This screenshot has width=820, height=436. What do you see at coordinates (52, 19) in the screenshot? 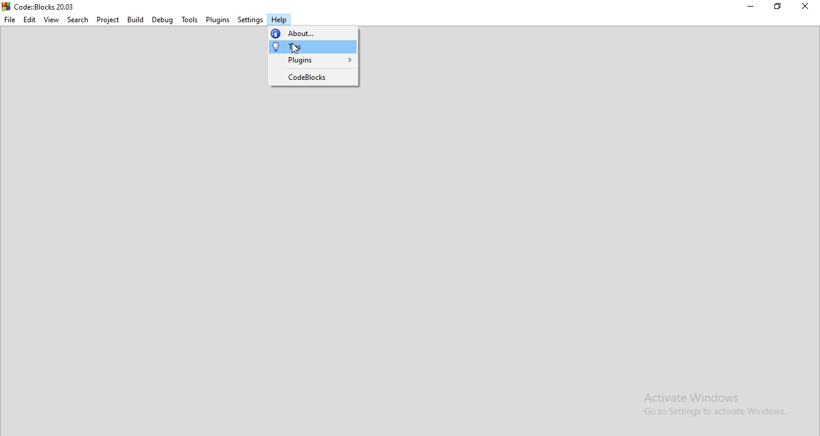
I see `View ` at bounding box center [52, 19].